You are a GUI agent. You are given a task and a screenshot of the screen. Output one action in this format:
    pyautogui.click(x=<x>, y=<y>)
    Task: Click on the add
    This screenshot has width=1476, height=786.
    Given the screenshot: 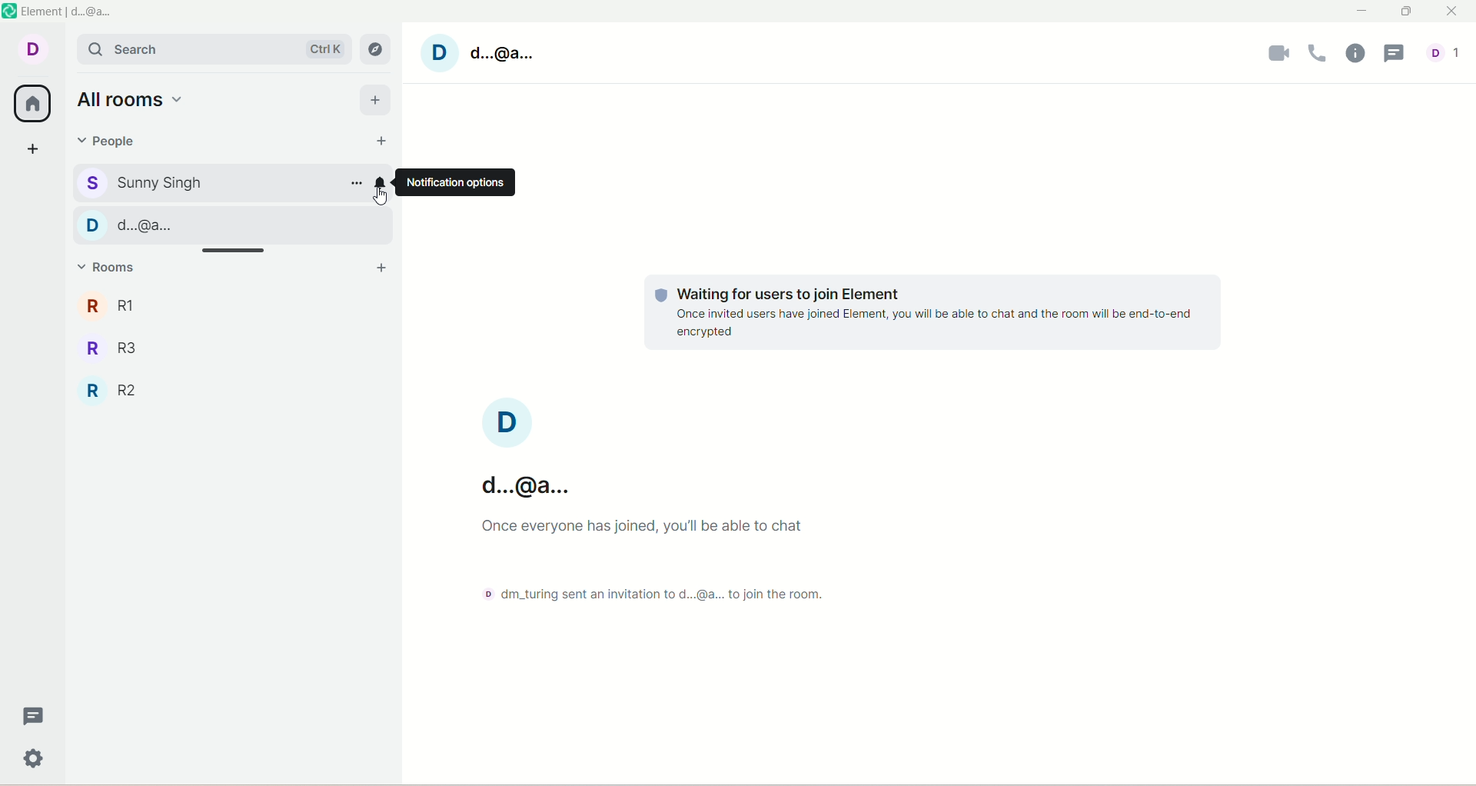 What is the action you would take?
    pyautogui.click(x=377, y=98)
    